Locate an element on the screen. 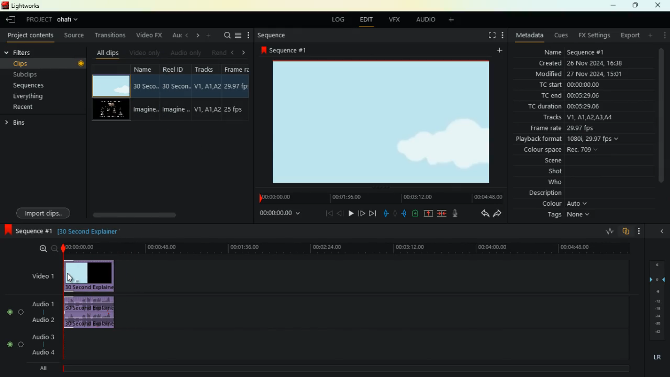  tc end 00:05:29:06 is located at coordinates (572, 95).